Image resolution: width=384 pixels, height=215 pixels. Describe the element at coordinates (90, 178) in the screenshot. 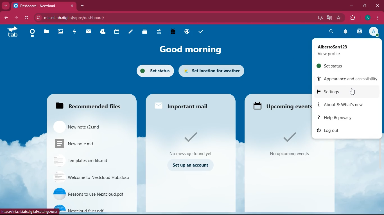

I see `welcome to nextcloud hub.docx` at that location.